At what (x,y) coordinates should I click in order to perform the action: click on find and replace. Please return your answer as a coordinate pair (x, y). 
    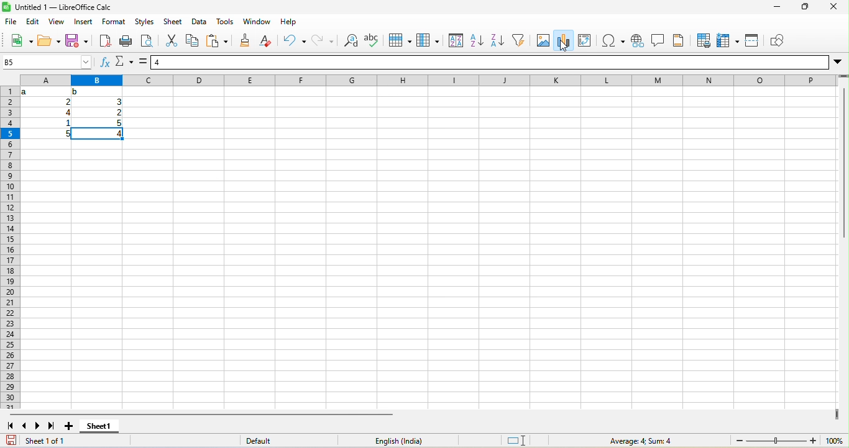
    Looking at the image, I should click on (350, 40).